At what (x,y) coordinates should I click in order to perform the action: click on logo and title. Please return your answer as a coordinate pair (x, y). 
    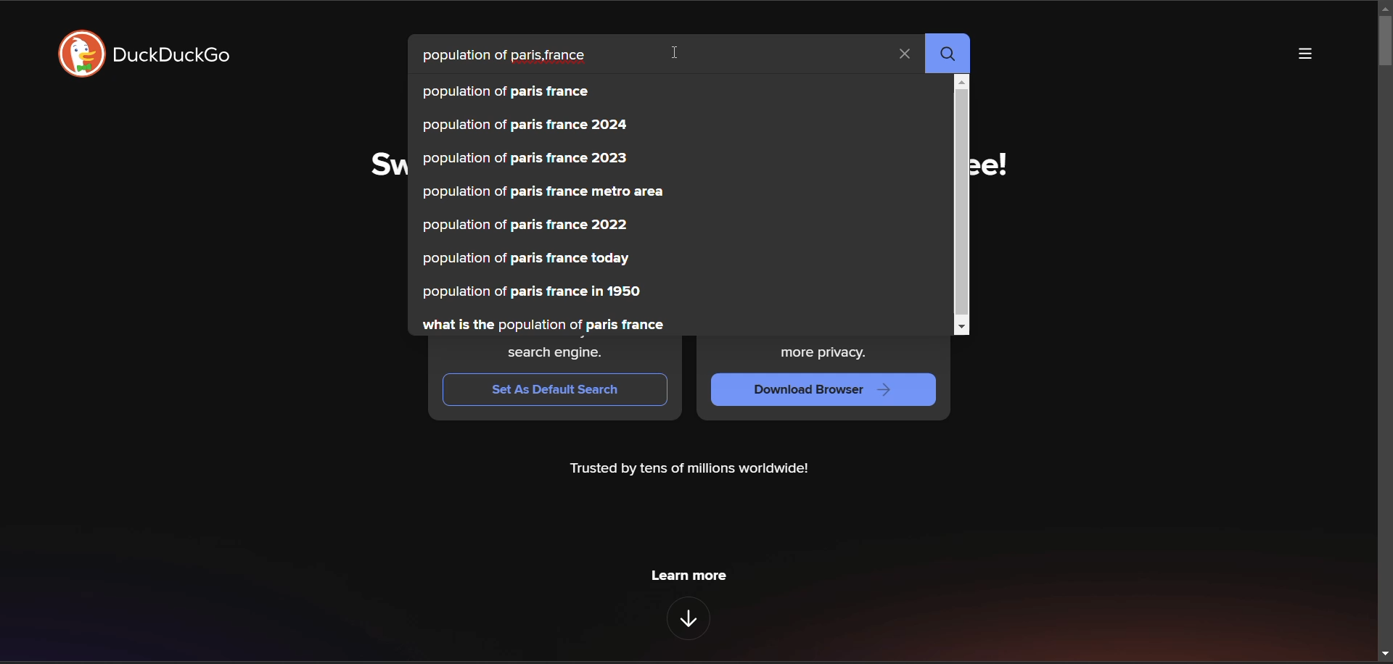
    Looking at the image, I should click on (144, 53).